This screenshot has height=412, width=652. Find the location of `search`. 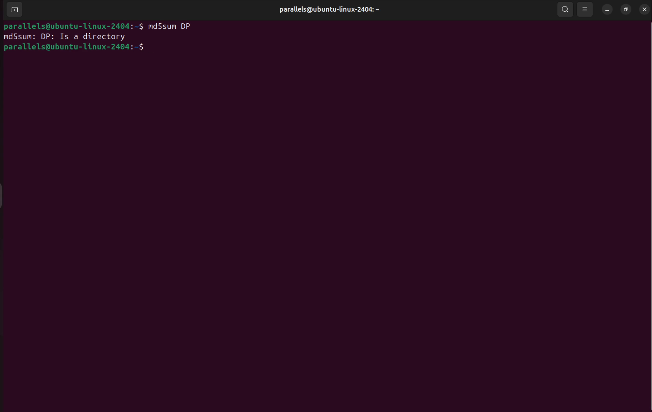

search is located at coordinates (565, 10).